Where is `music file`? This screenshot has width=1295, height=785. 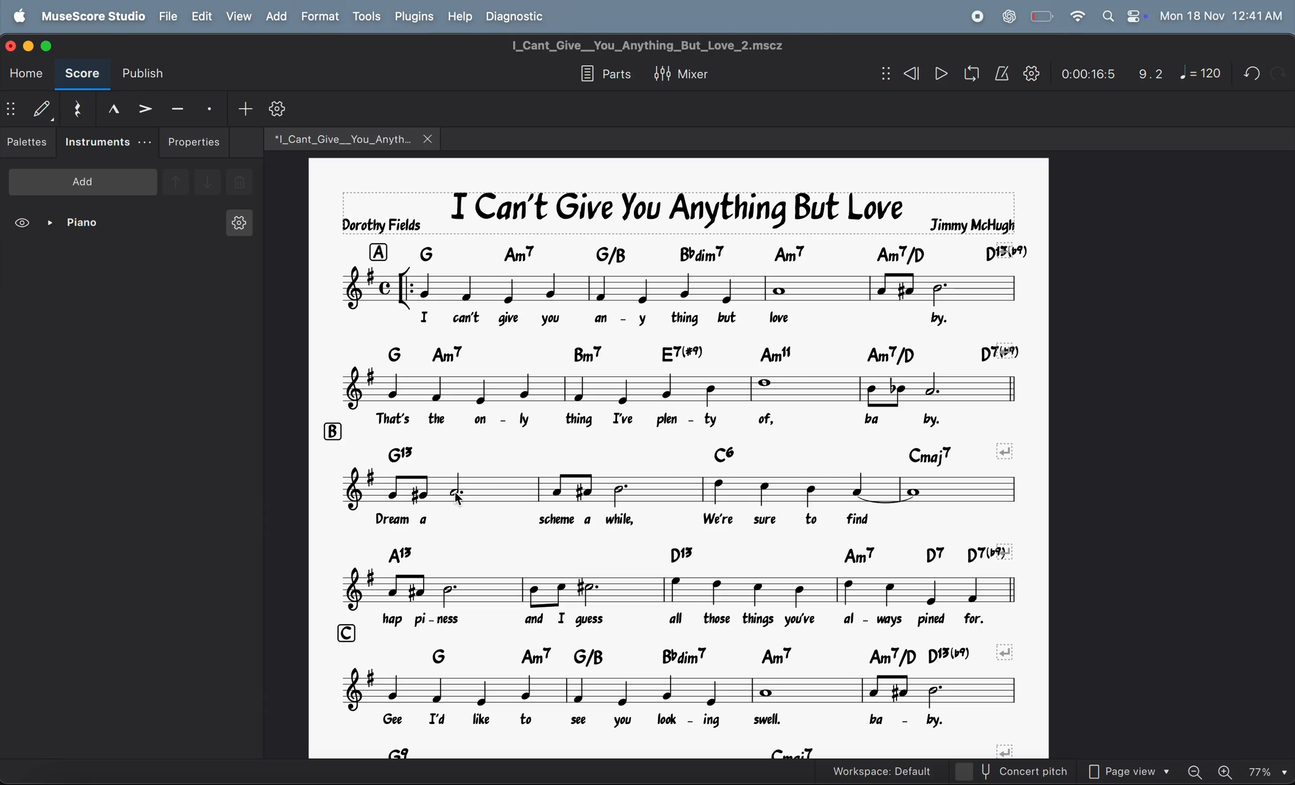
music file is located at coordinates (341, 138).